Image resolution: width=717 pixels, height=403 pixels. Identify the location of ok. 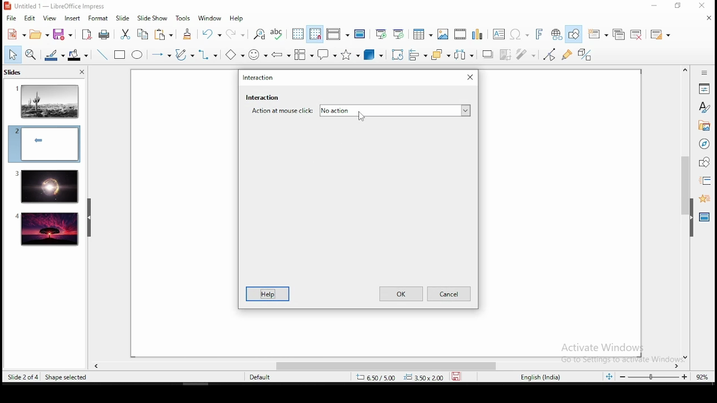
(402, 293).